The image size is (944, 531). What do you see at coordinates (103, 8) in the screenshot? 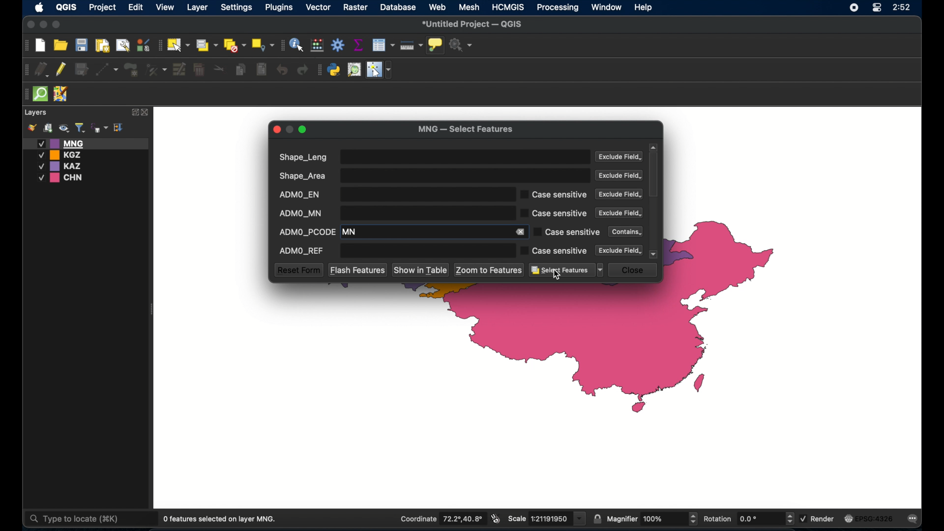
I see `project` at bounding box center [103, 8].